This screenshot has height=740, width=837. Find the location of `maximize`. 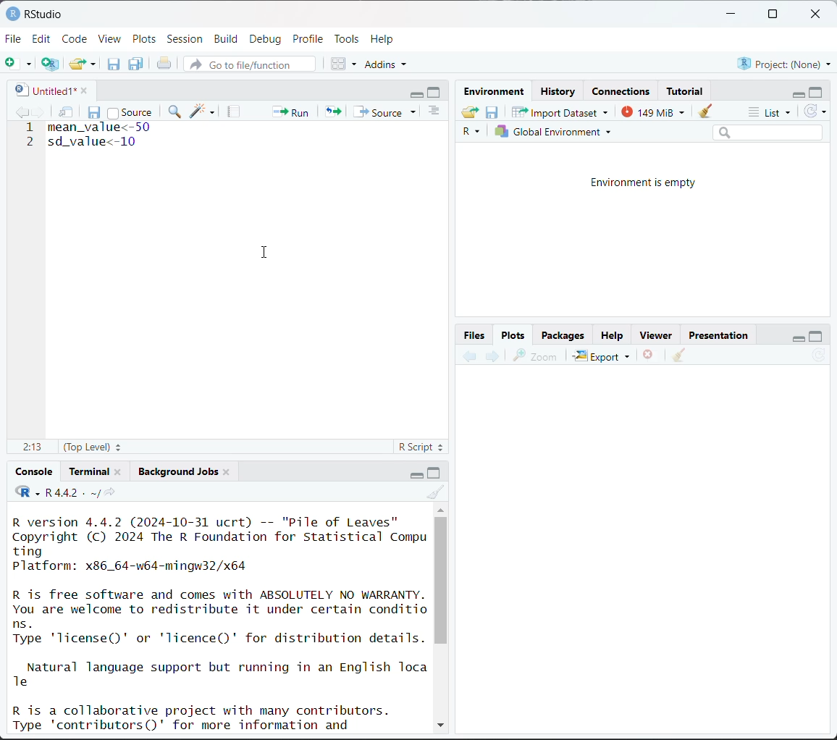

maximize is located at coordinates (816, 335).